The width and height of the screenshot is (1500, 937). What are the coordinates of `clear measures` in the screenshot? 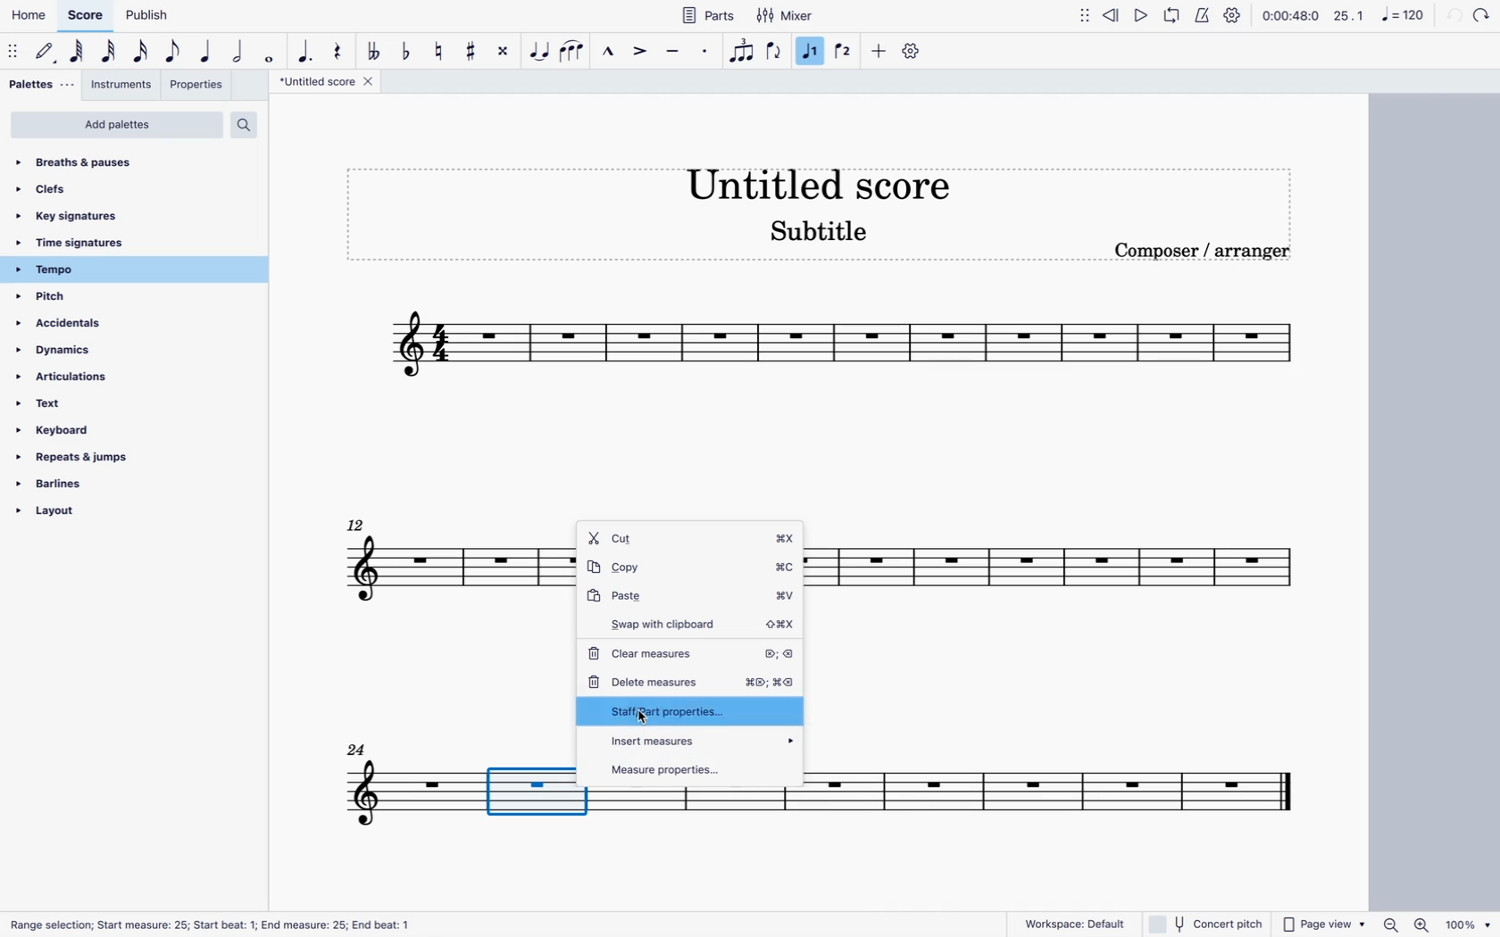 It's located at (694, 653).